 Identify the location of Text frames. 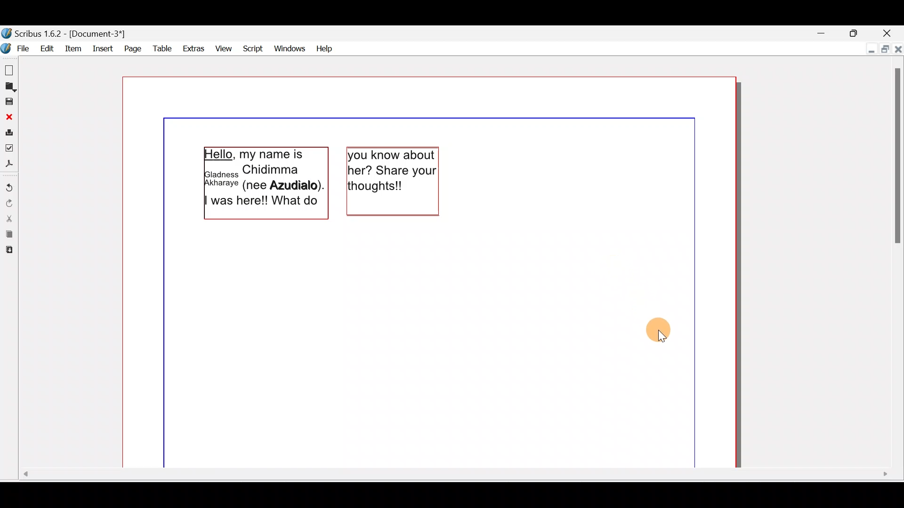
(322, 181).